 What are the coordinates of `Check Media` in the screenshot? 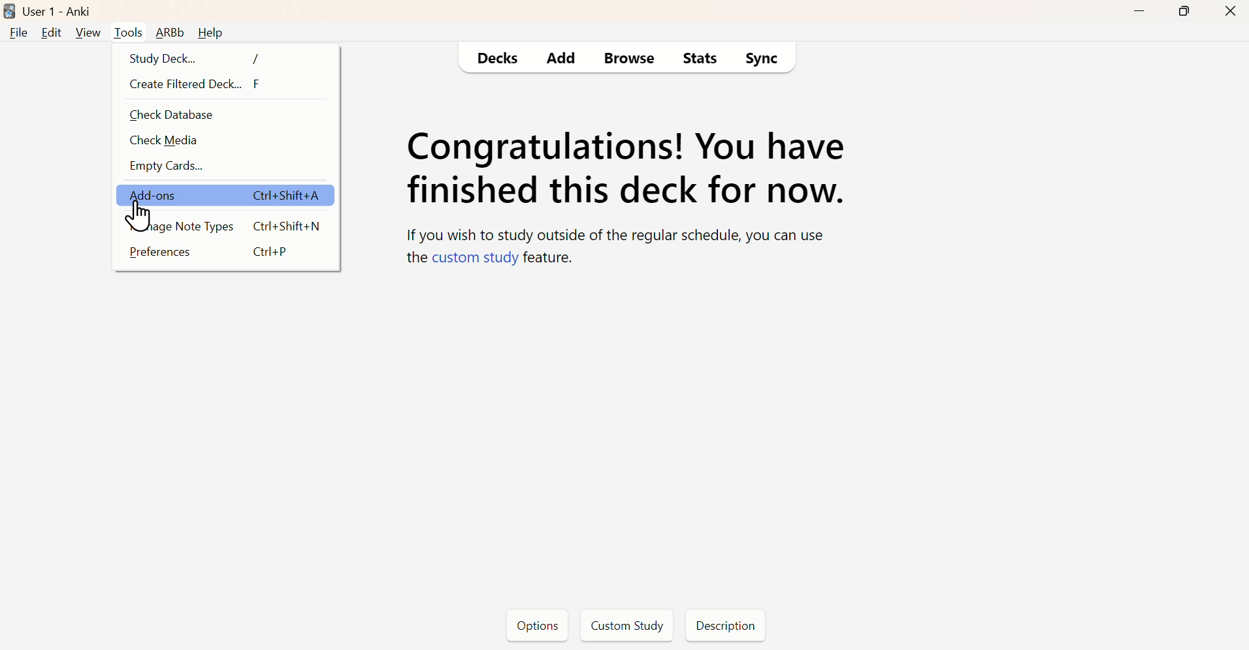 It's located at (162, 141).